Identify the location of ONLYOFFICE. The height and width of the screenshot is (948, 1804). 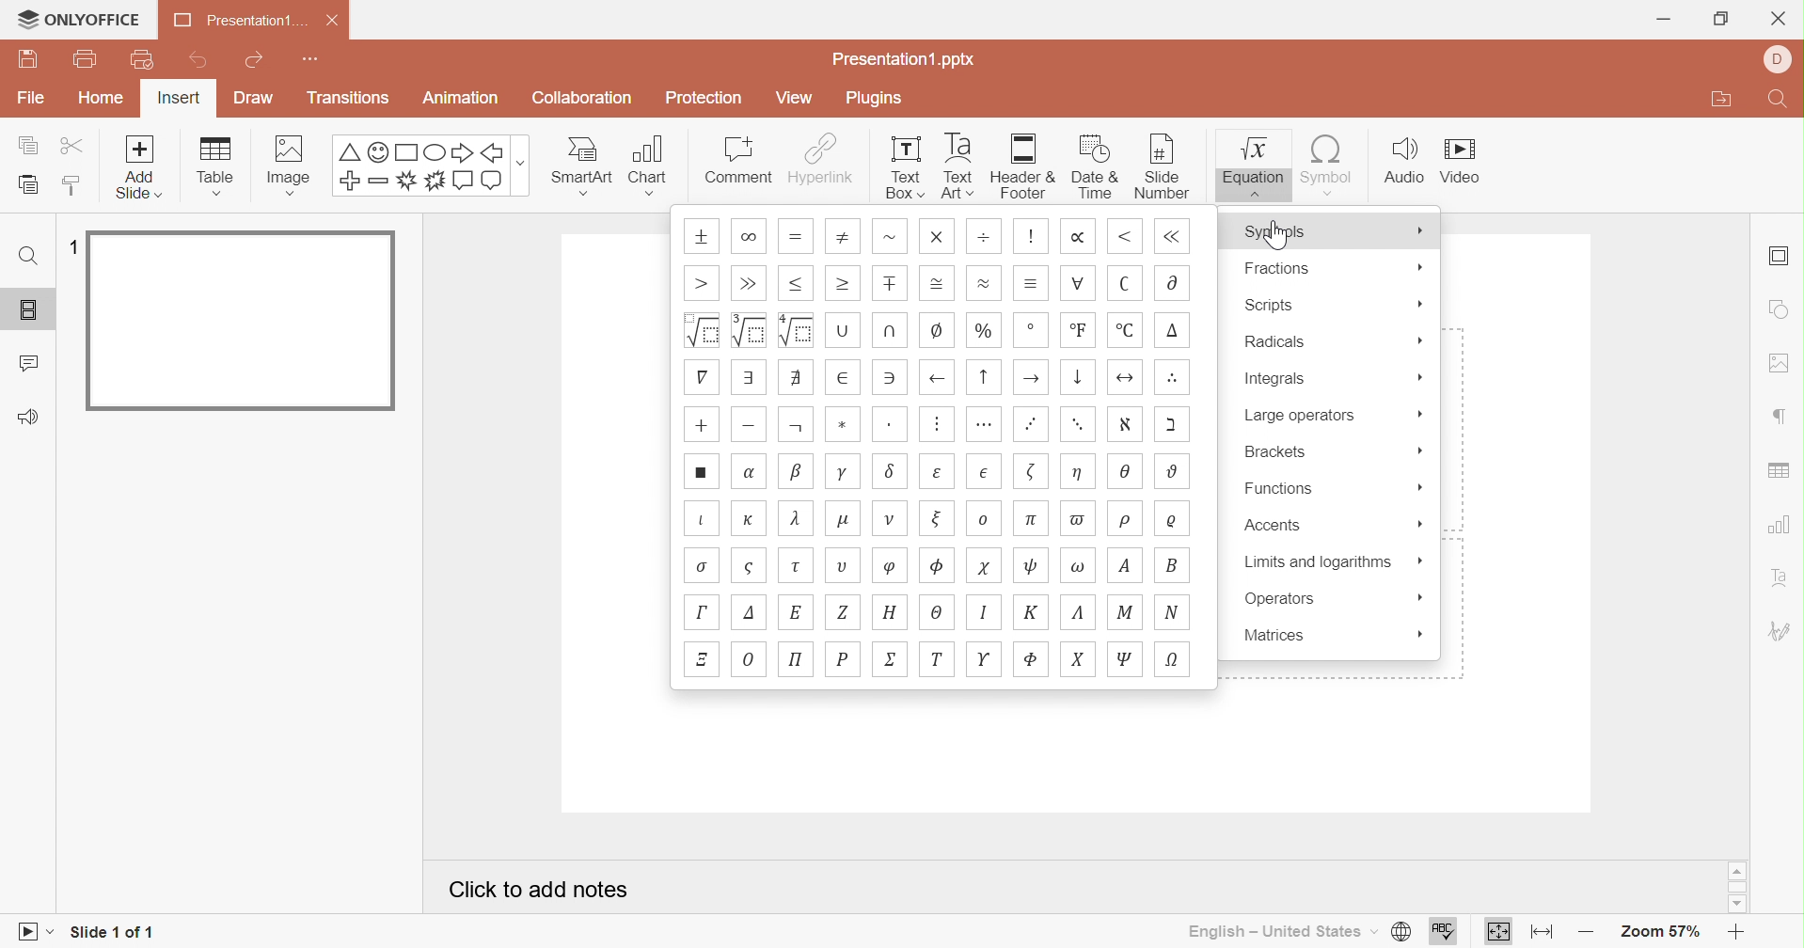
(78, 22).